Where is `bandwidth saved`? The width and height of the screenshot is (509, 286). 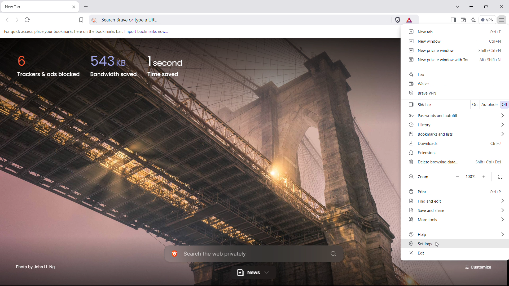
bandwidth saved is located at coordinates (113, 75).